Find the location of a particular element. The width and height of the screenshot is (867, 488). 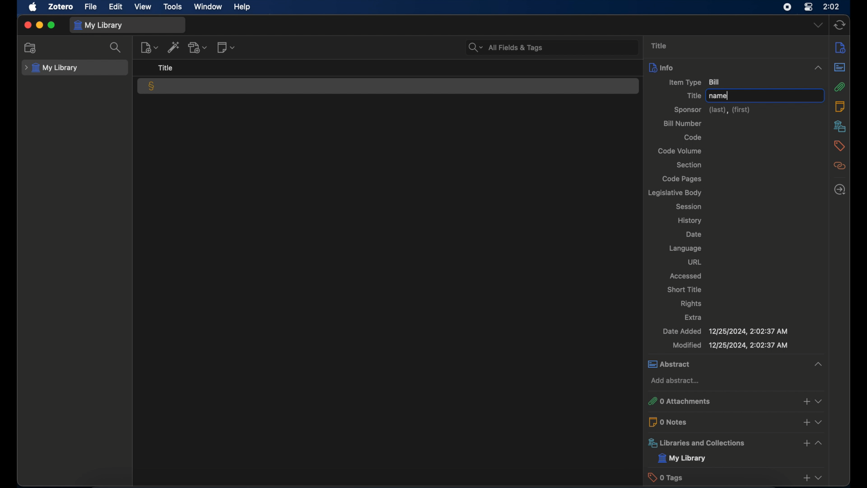

section is located at coordinates (688, 165).